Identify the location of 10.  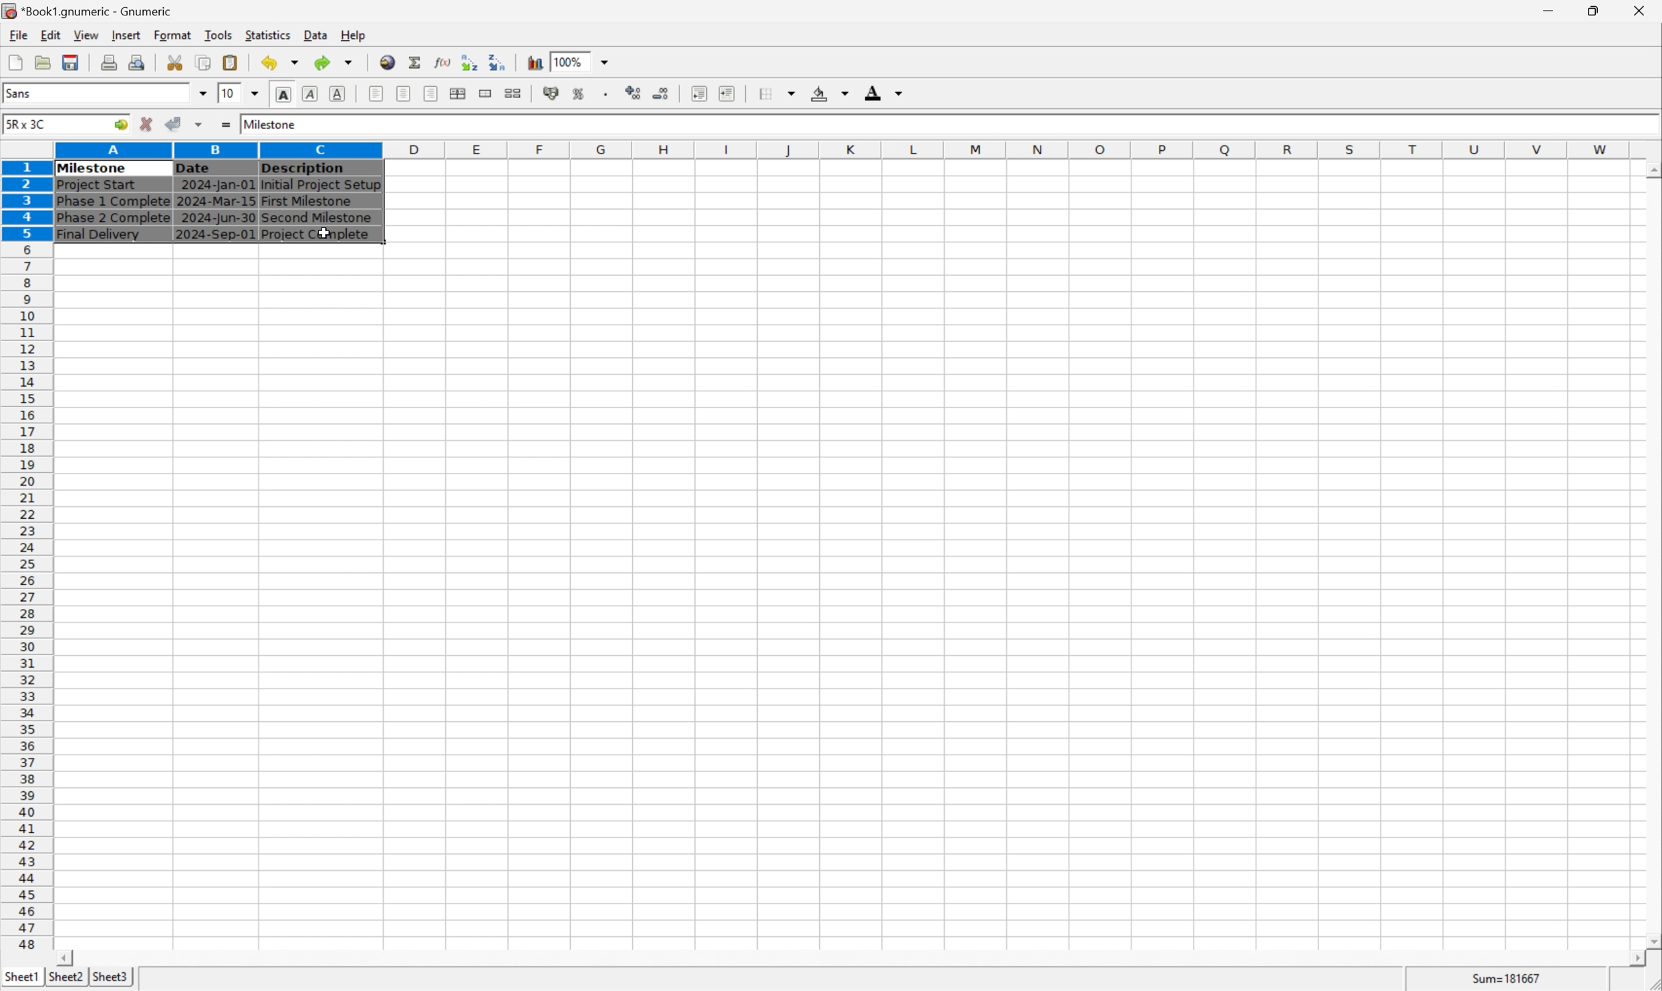
(227, 93).